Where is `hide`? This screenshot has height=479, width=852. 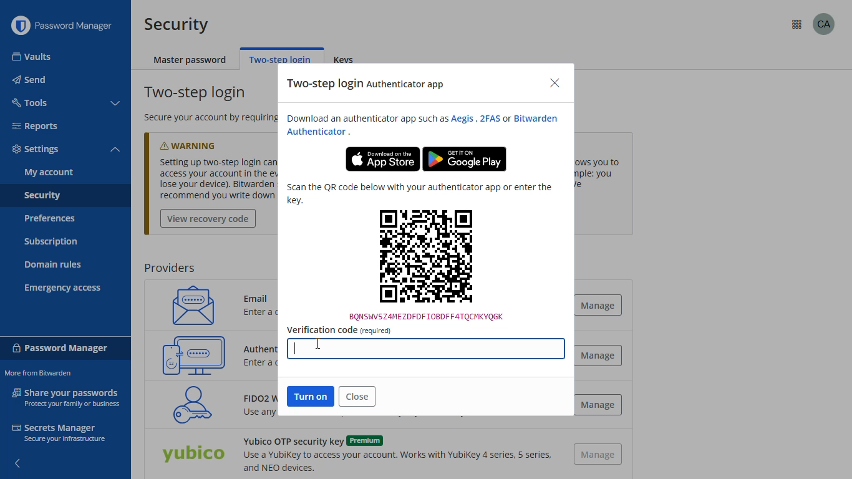
hide is located at coordinates (16, 460).